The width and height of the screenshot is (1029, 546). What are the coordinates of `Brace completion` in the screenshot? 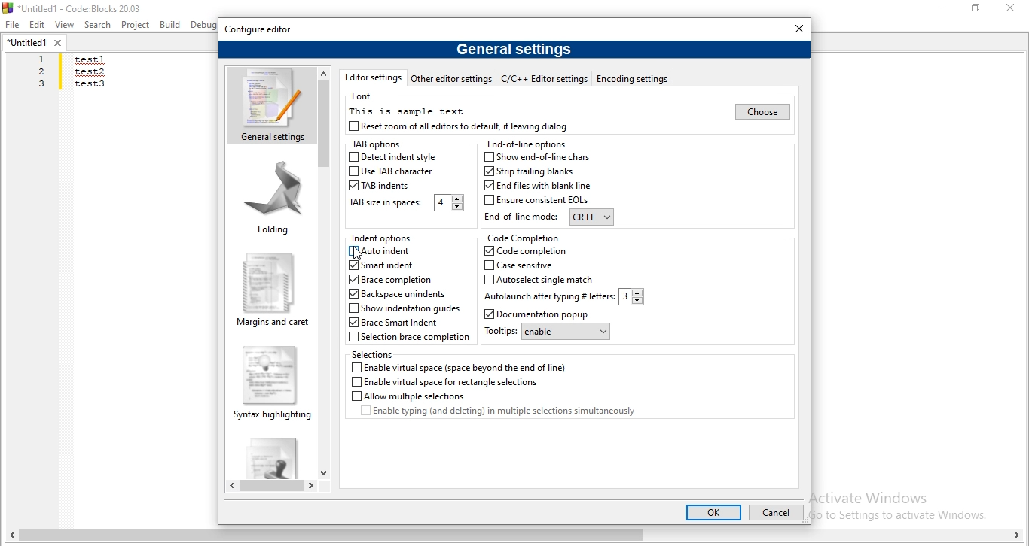 It's located at (392, 279).